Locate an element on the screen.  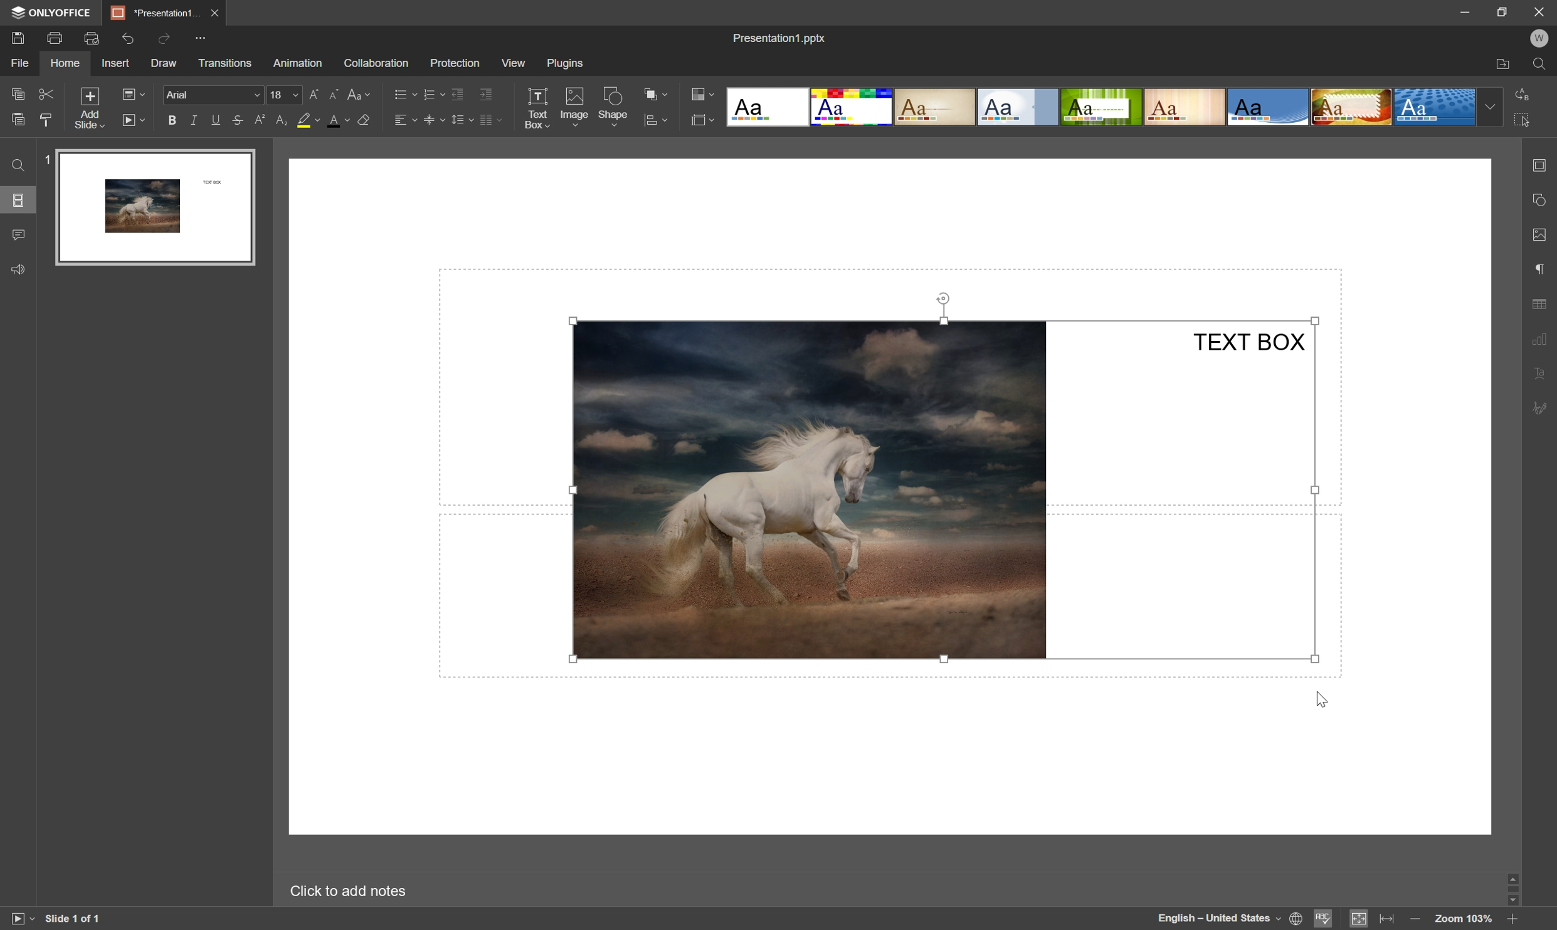
draw is located at coordinates (164, 64).